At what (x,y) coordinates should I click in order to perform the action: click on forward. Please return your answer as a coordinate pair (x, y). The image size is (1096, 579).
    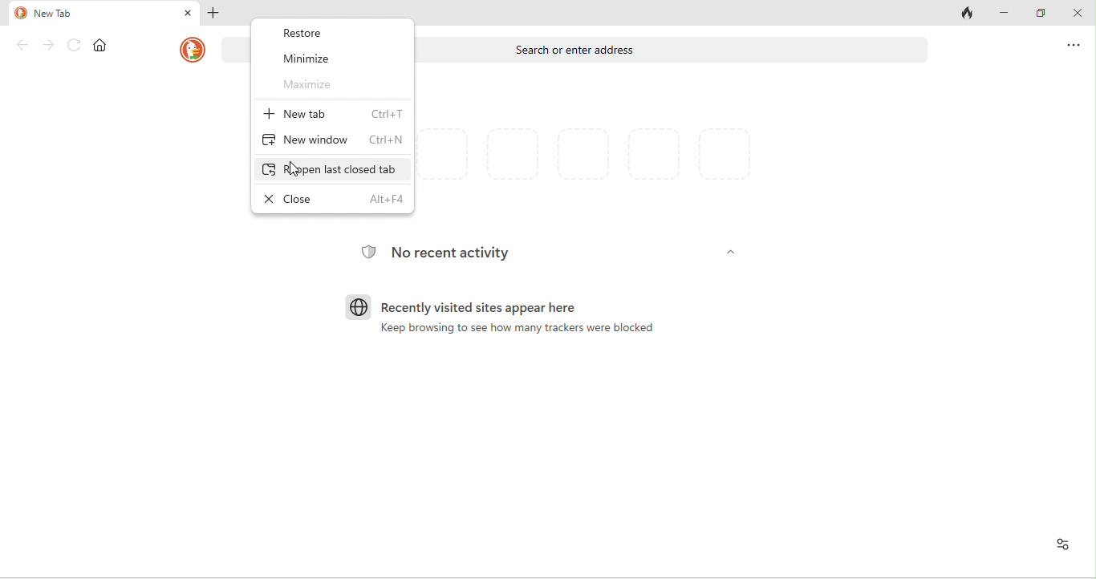
    Looking at the image, I should click on (48, 46).